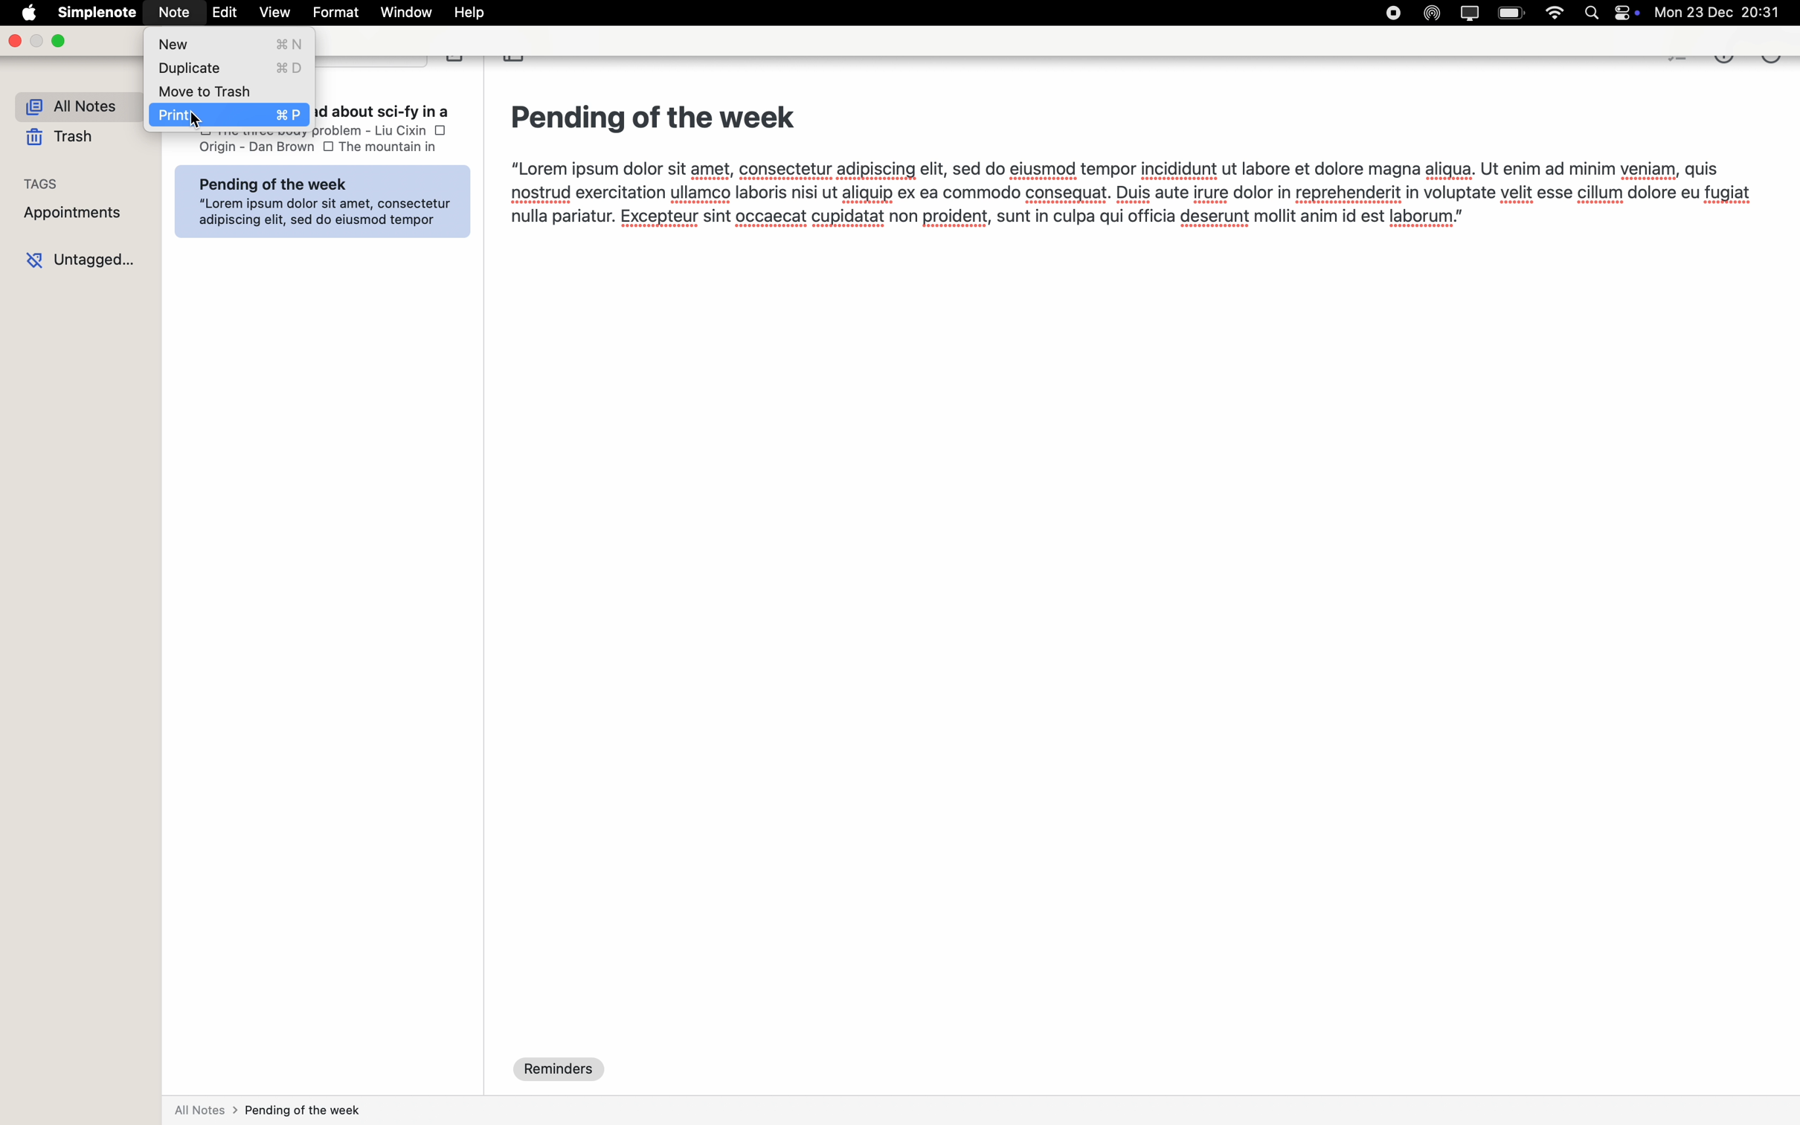  I want to click on search bar, so click(371, 62).